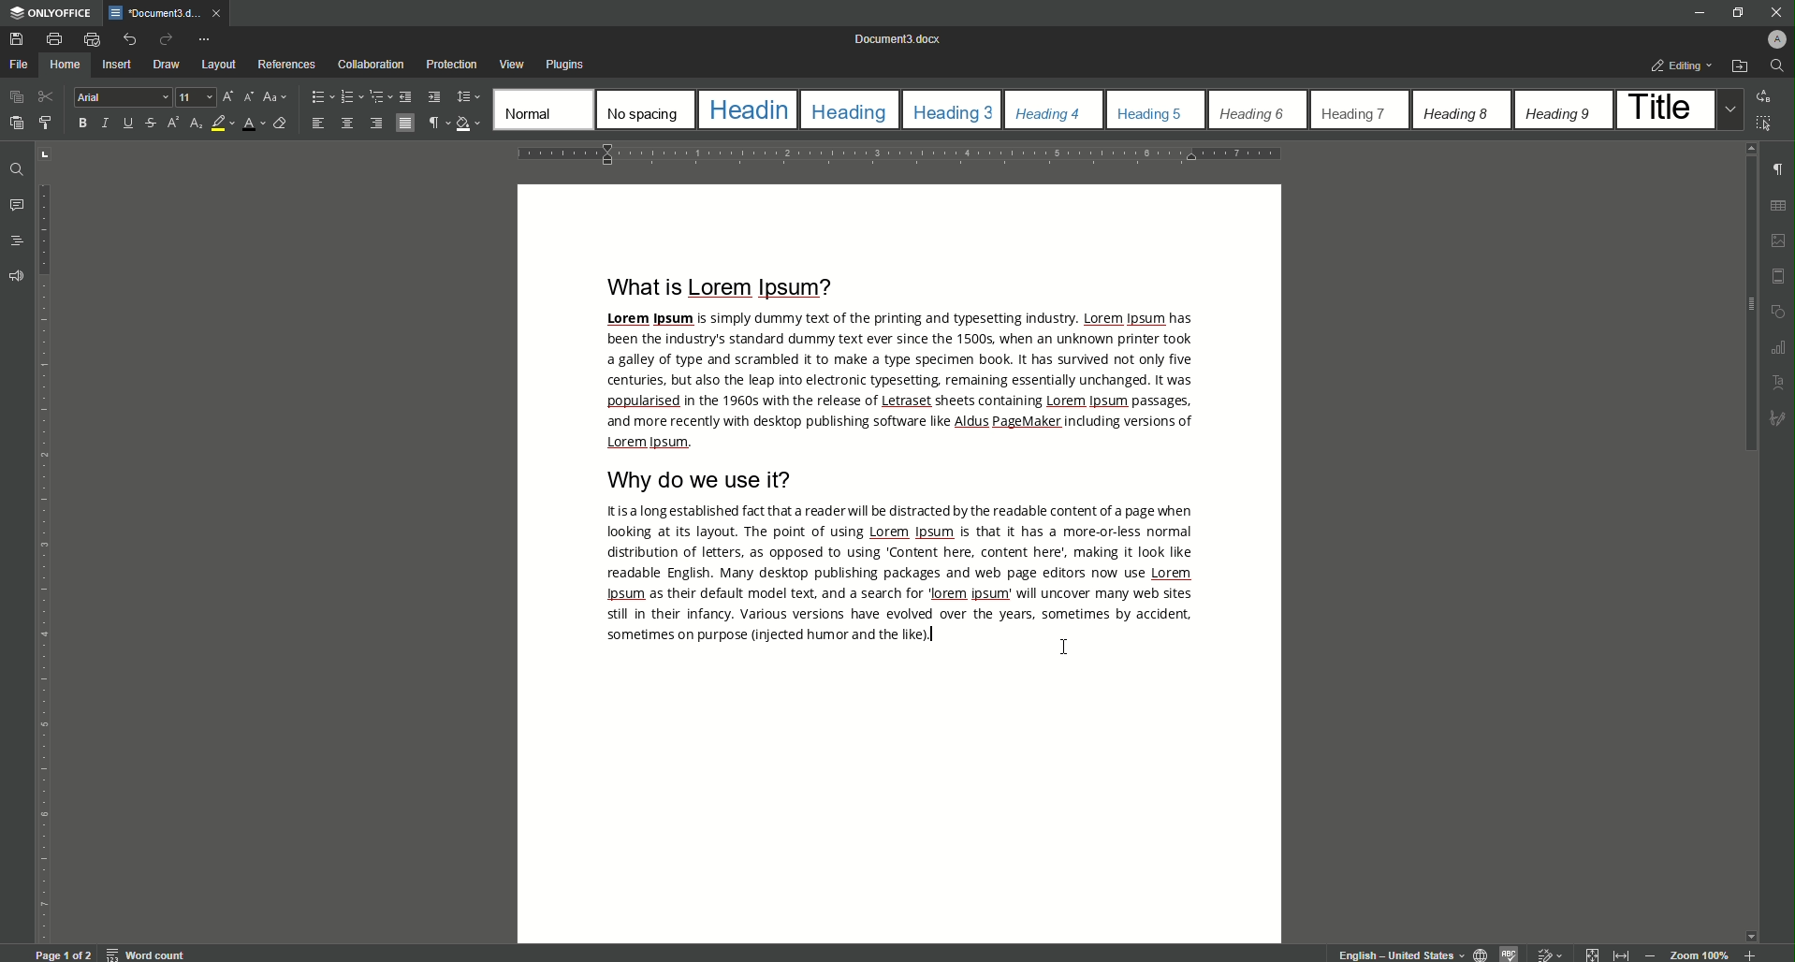 This screenshot has height=962, width=1795. Describe the element at coordinates (45, 95) in the screenshot. I see `Cut` at that location.